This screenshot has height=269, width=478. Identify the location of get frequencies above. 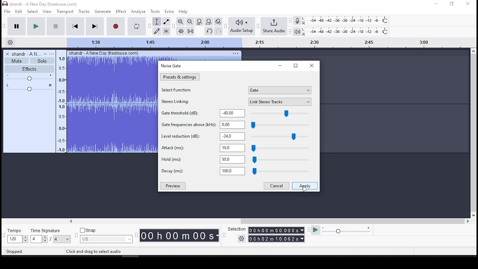
(237, 124).